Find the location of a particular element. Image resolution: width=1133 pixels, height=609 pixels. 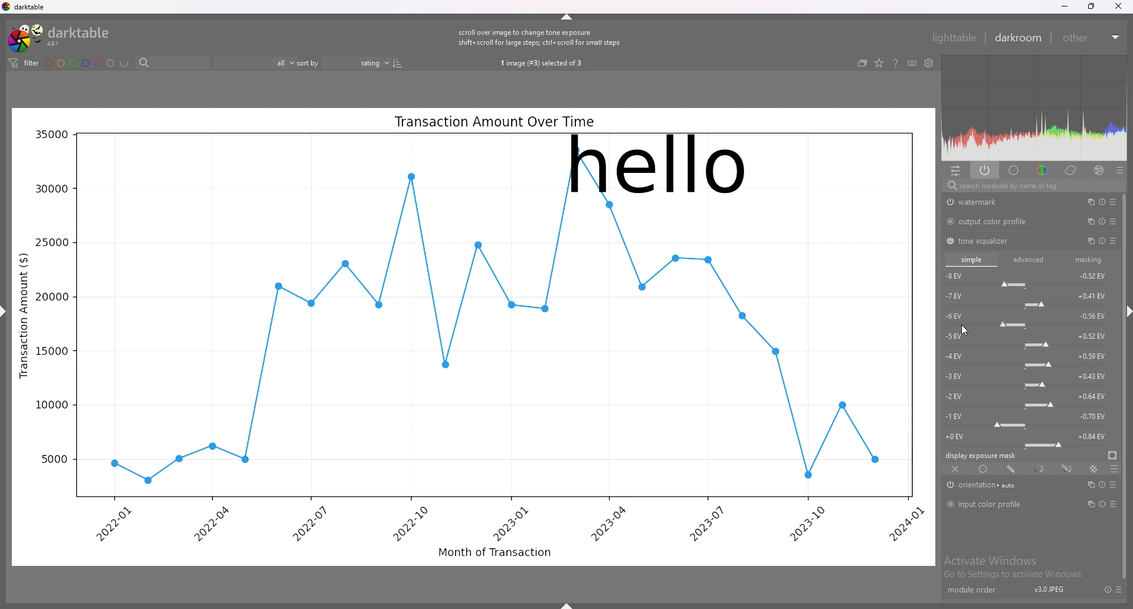

10000 is located at coordinates (50, 405).